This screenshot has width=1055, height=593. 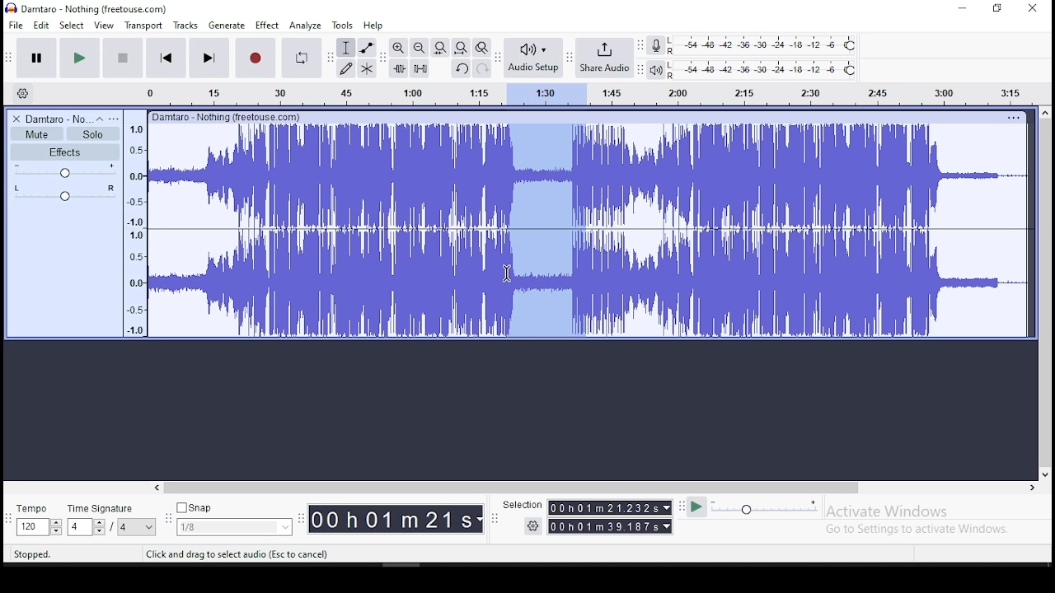 I want to click on up, so click(x=1044, y=112).